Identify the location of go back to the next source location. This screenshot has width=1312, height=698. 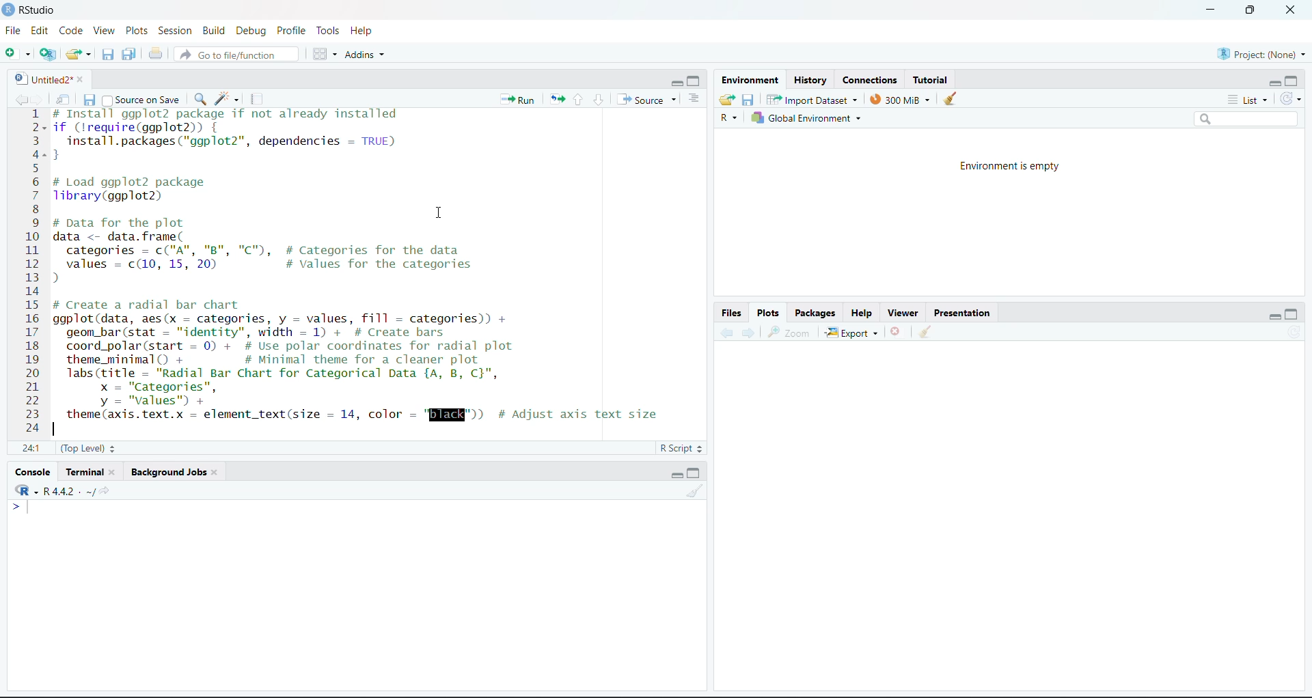
(39, 97).